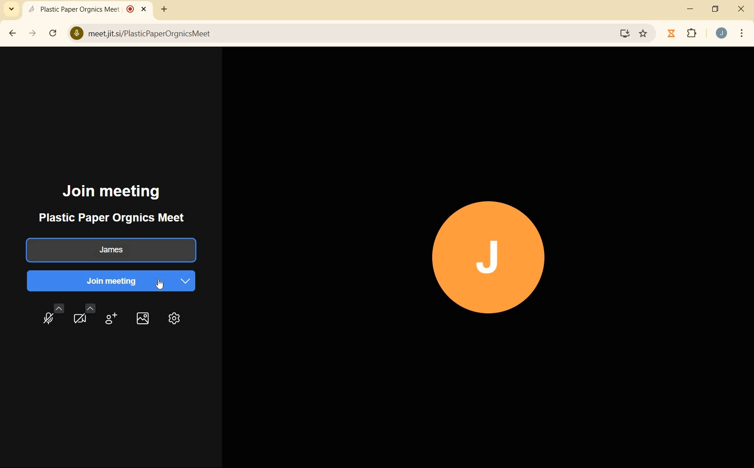 The height and width of the screenshot is (468, 754). What do you see at coordinates (53, 32) in the screenshot?
I see `reload` at bounding box center [53, 32].